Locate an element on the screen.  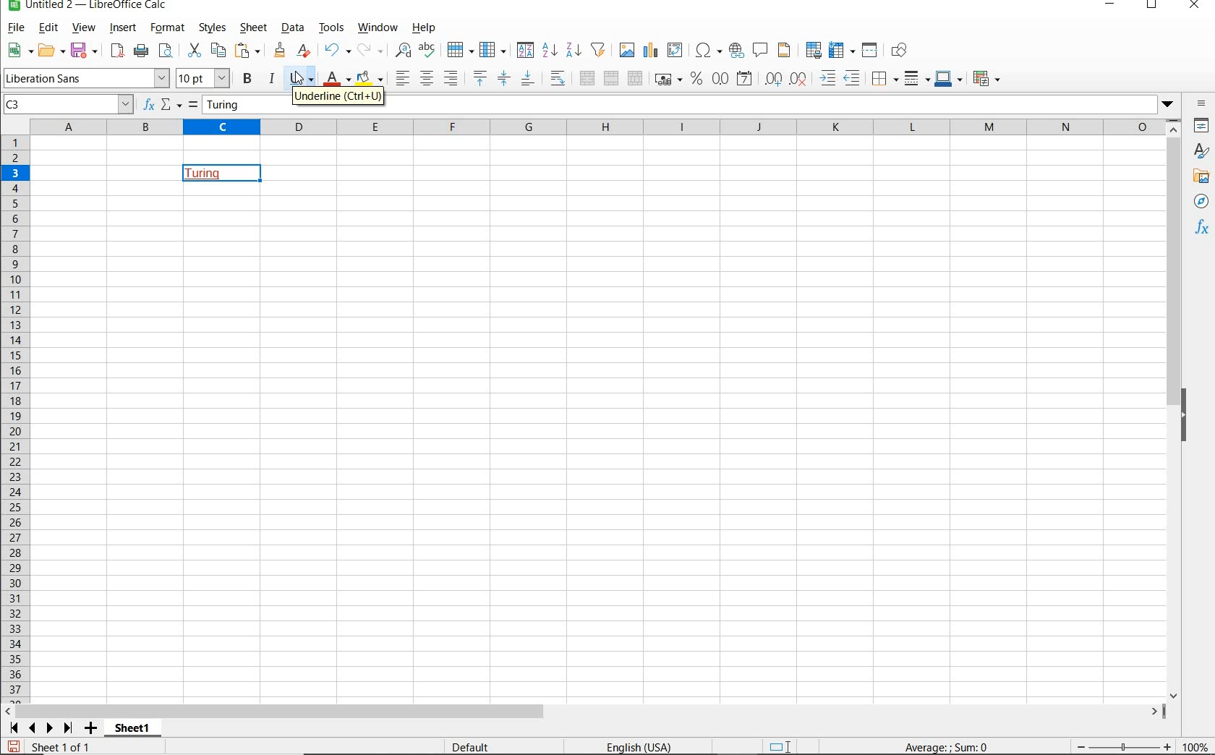
BACKGROUND COLOR is located at coordinates (366, 79).